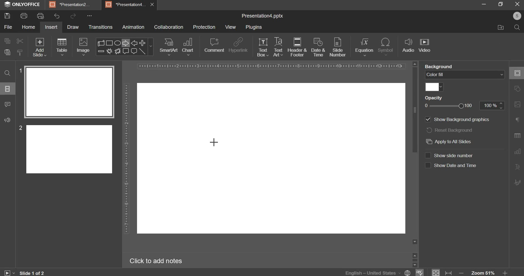  What do you see at coordinates (124, 46) in the screenshot?
I see `shapes` at bounding box center [124, 46].